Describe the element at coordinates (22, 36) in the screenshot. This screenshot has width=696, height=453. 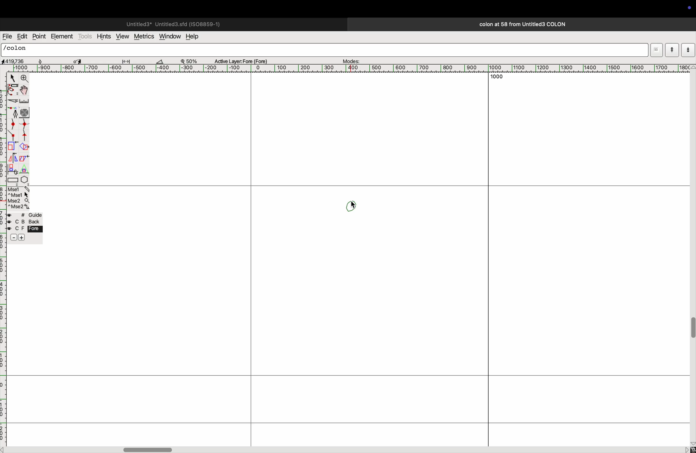
I see `edit` at that location.